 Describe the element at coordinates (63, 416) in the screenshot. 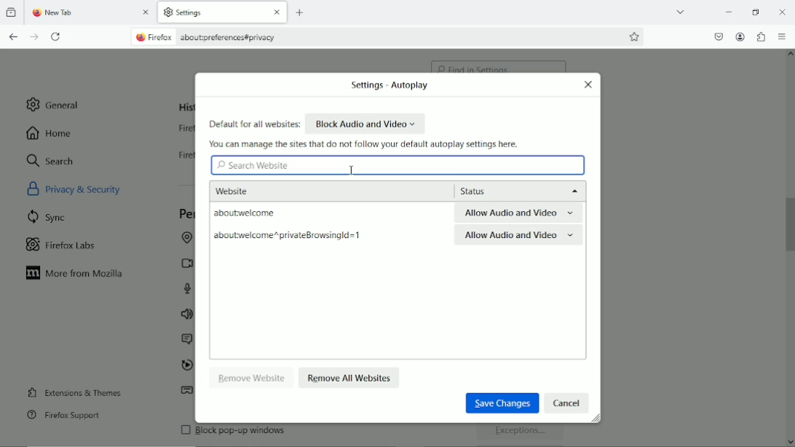

I see `firefox support` at that location.